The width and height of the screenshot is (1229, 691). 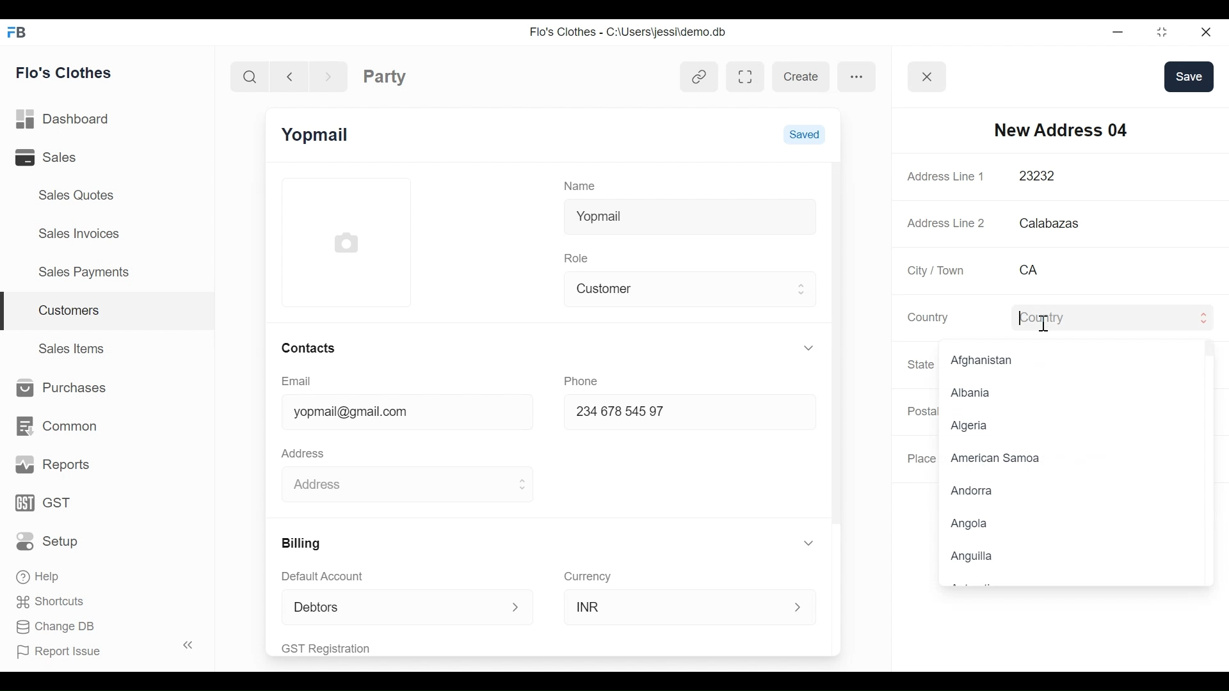 I want to click on Email, so click(x=297, y=381).